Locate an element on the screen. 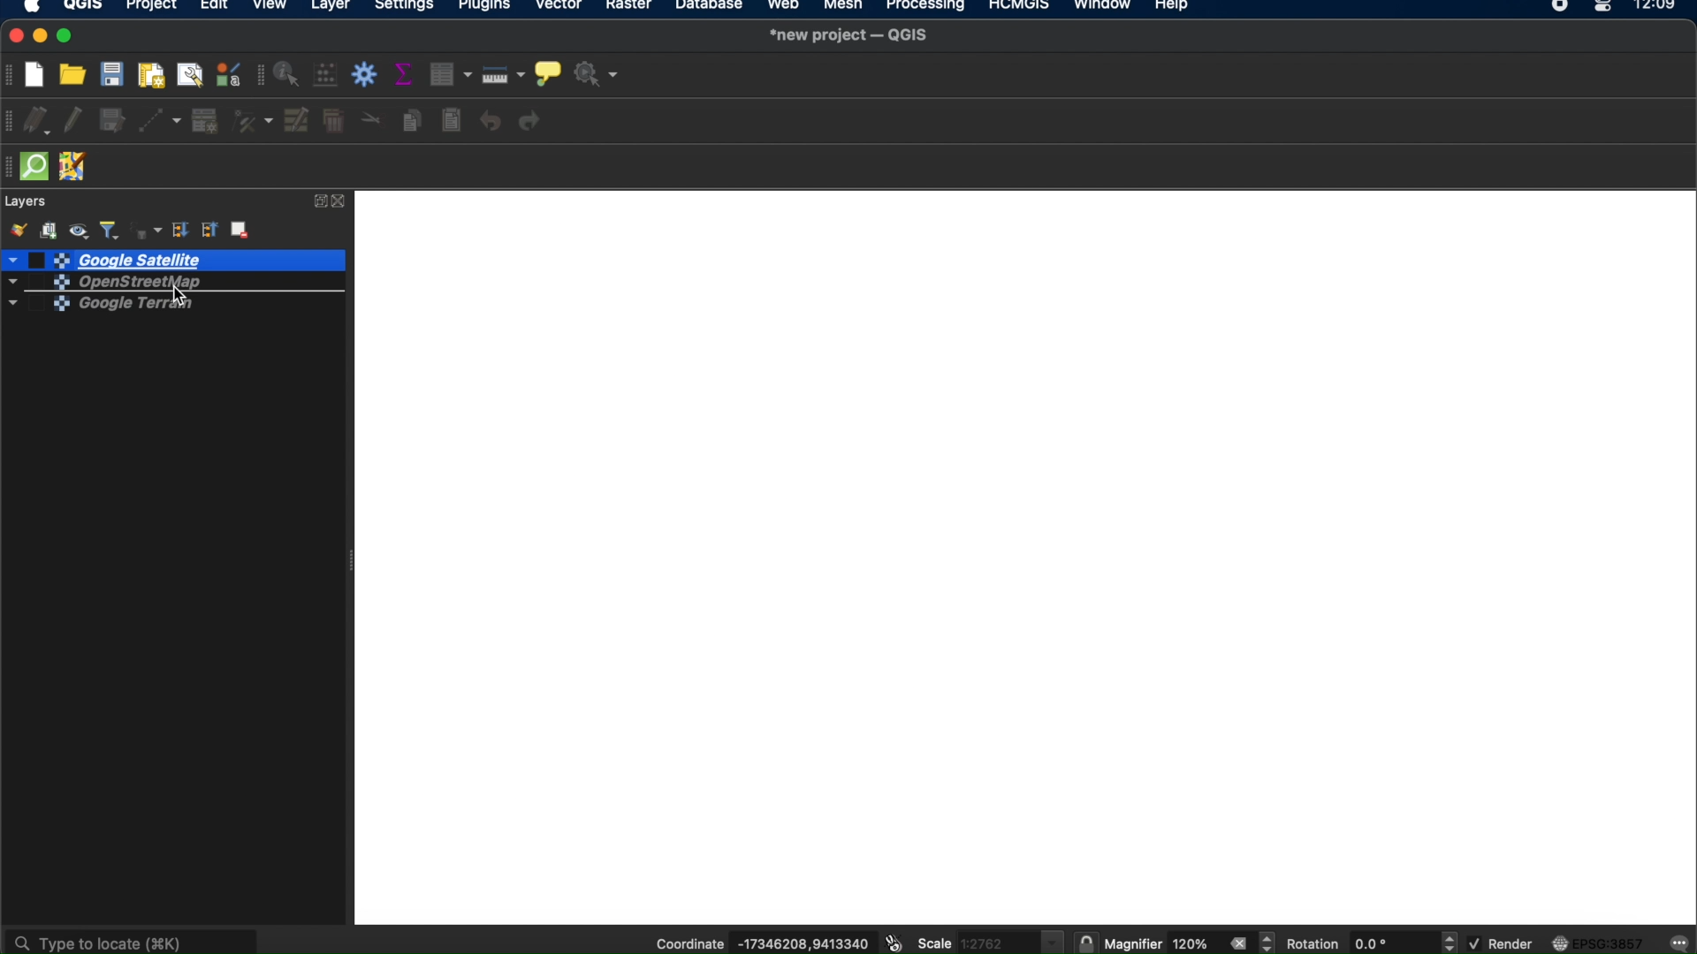 This screenshot has width=1697, height=954. OpenStreetMap is located at coordinates (131, 282).